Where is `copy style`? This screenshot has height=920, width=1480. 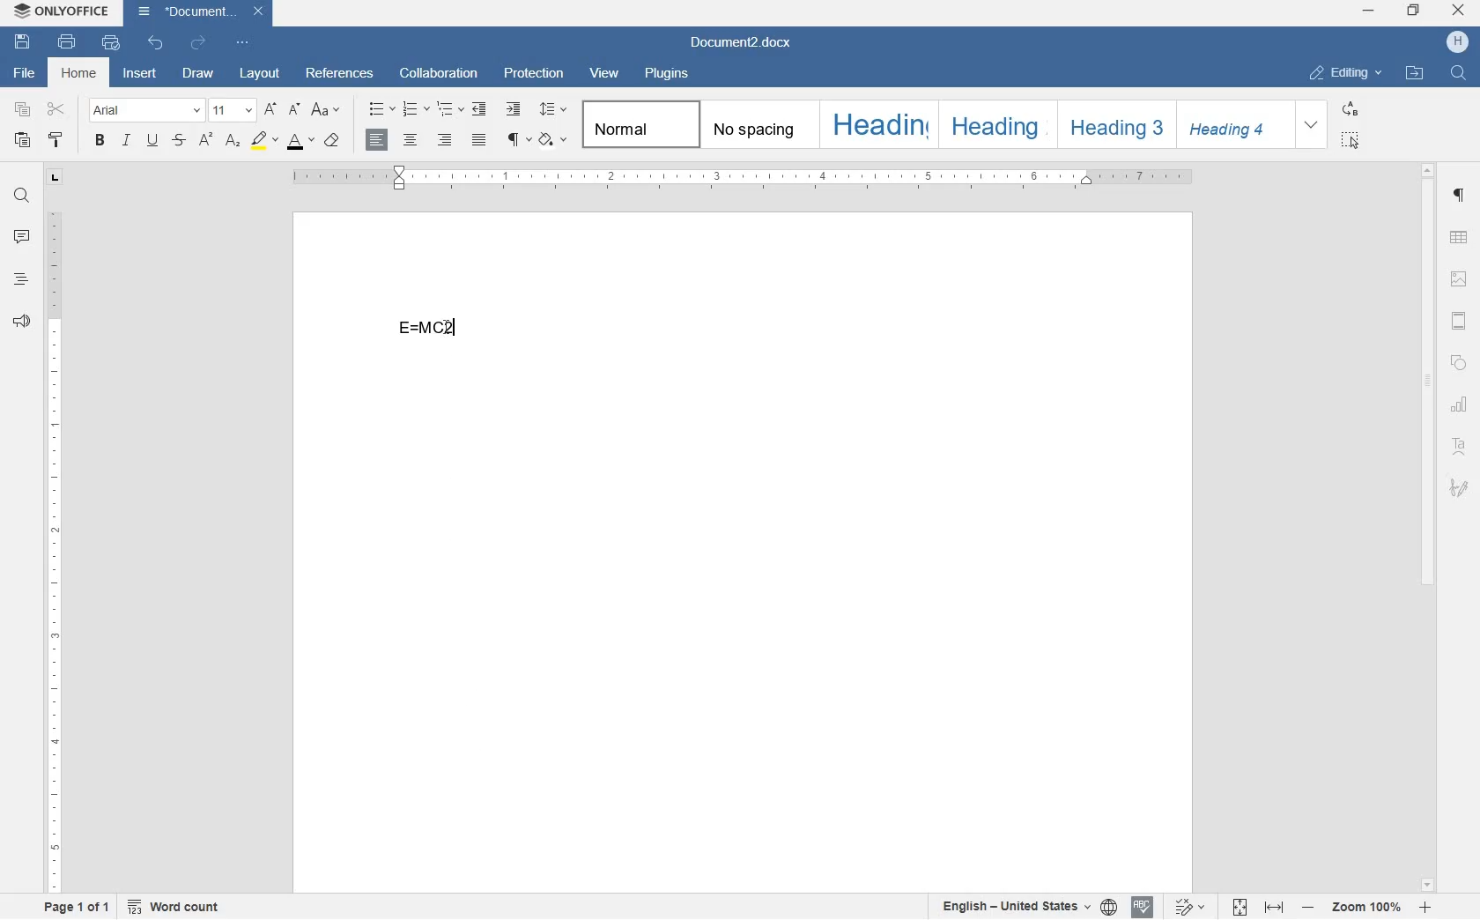
copy style is located at coordinates (56, 141).